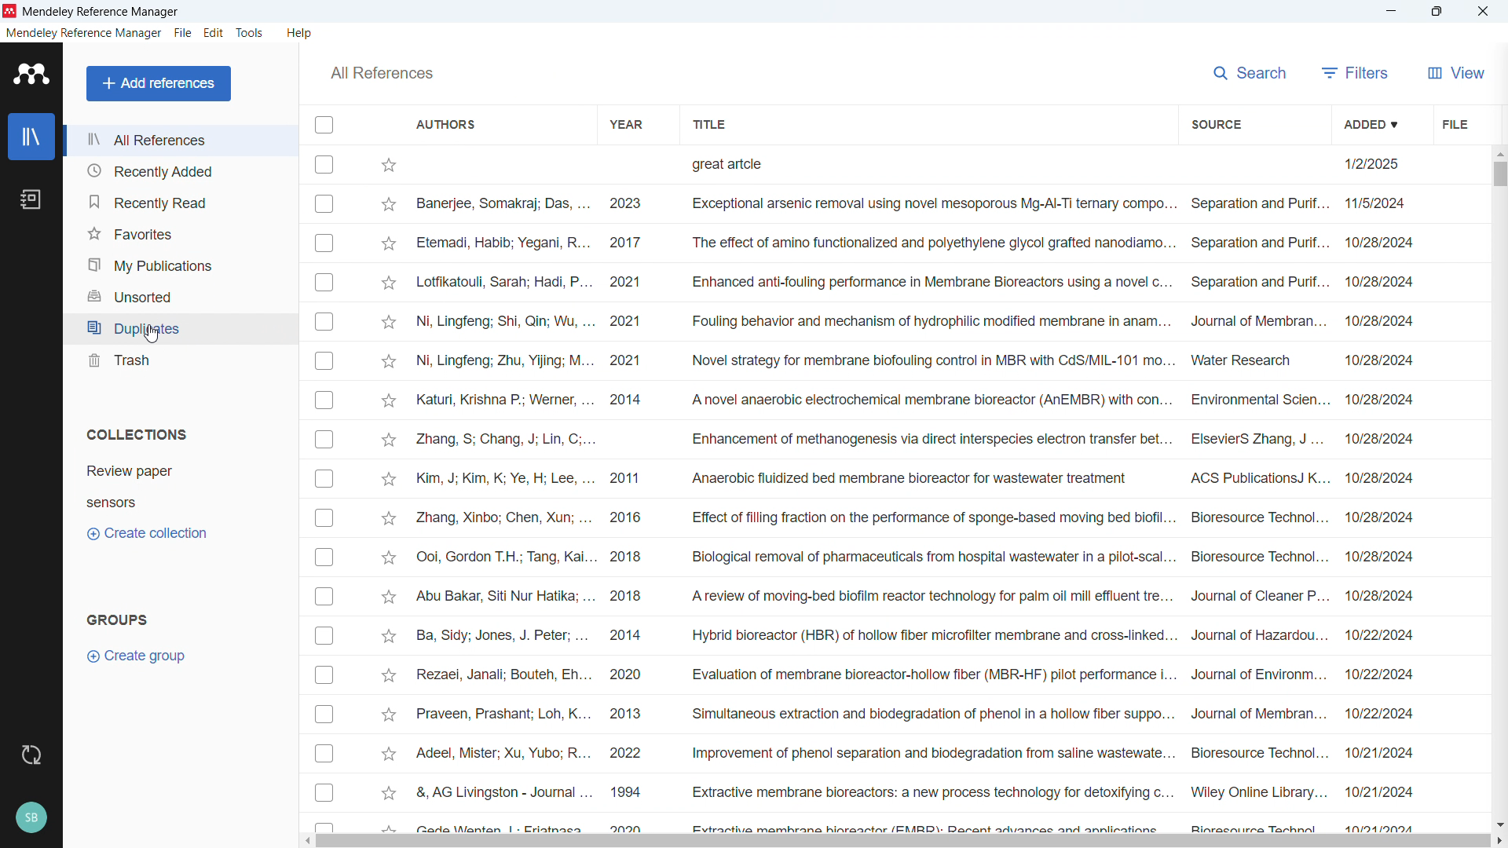 The width and height of the screenshot is (1508, 848). I want to click on Date of addition of individual entries , so click(1380, 492).